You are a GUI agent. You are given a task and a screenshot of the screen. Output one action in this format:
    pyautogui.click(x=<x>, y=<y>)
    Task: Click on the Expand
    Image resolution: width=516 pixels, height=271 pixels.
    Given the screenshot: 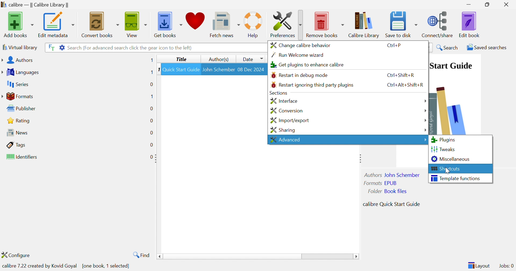 What is the action you would take?
    pyautogui.click(x=359, y=158)
    